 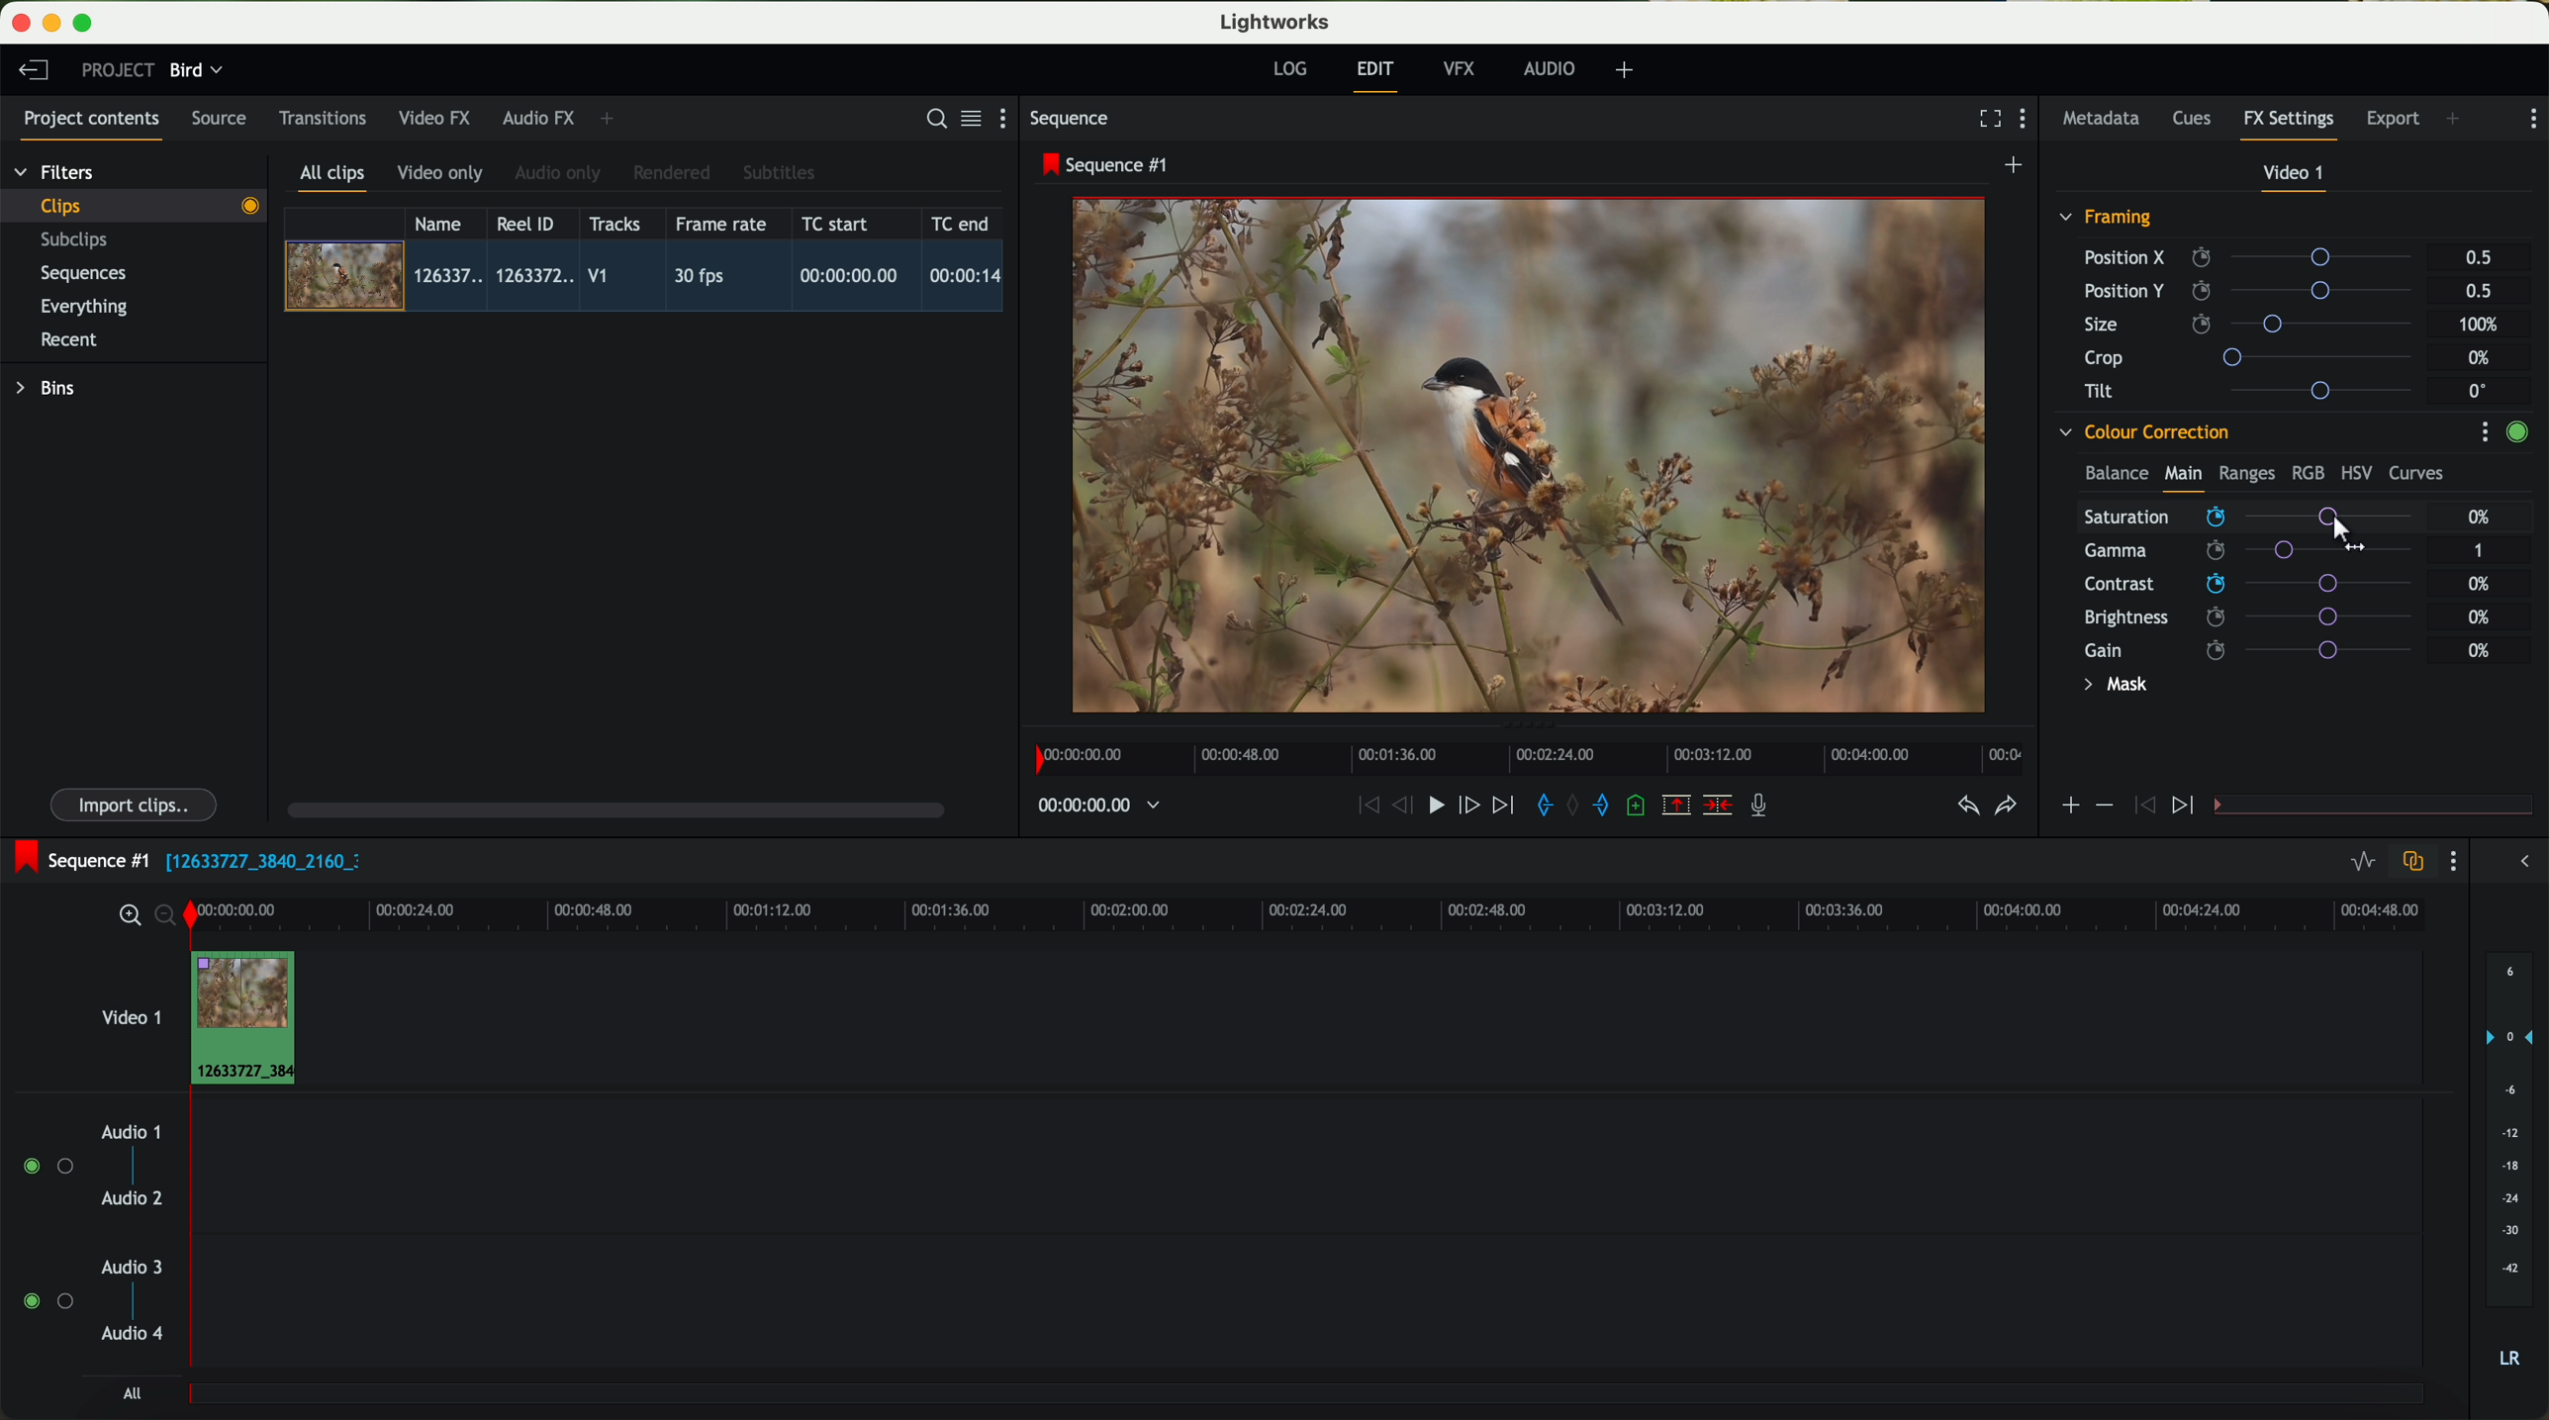 I want to click on video 1, so click(x=129, y=1013).